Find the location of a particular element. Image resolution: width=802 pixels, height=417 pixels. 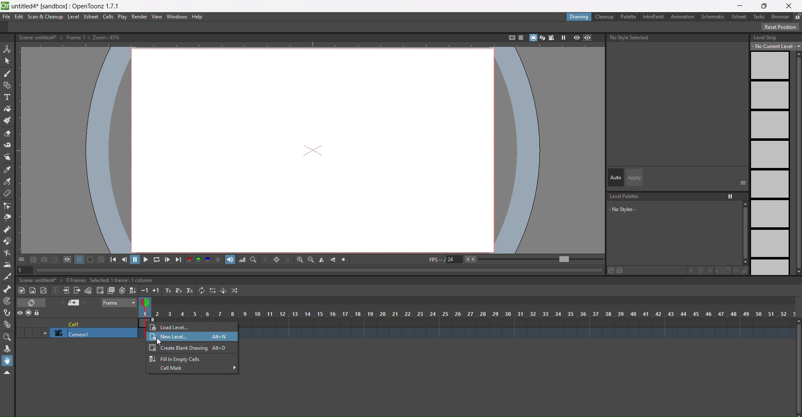

level strips is located at coordinates (769, 163).